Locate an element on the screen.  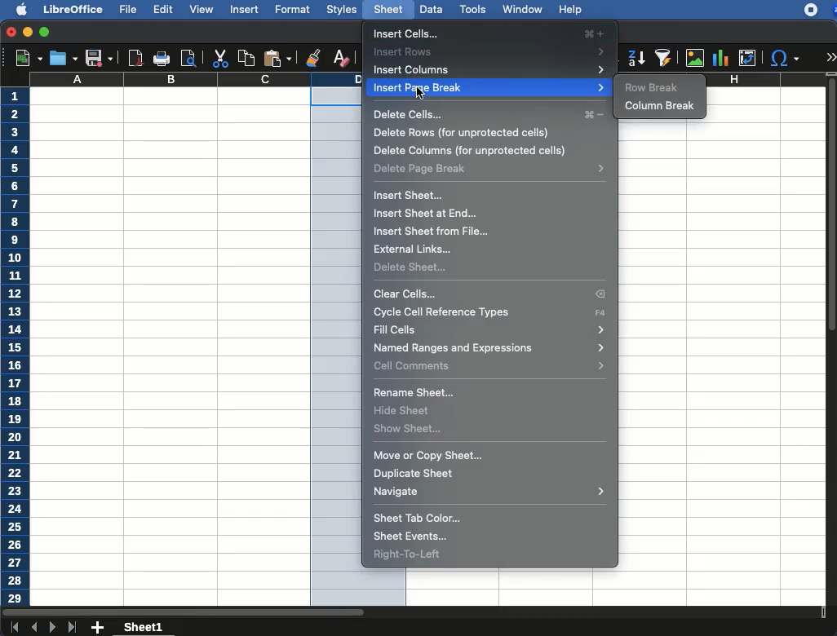
delete cells is located at coordinates (490, 116).